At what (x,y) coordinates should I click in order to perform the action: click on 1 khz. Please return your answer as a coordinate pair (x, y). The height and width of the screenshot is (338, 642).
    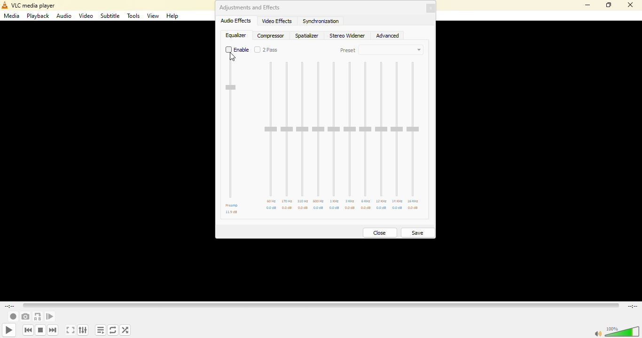
    Looking at the image, I should click on (335, 201).